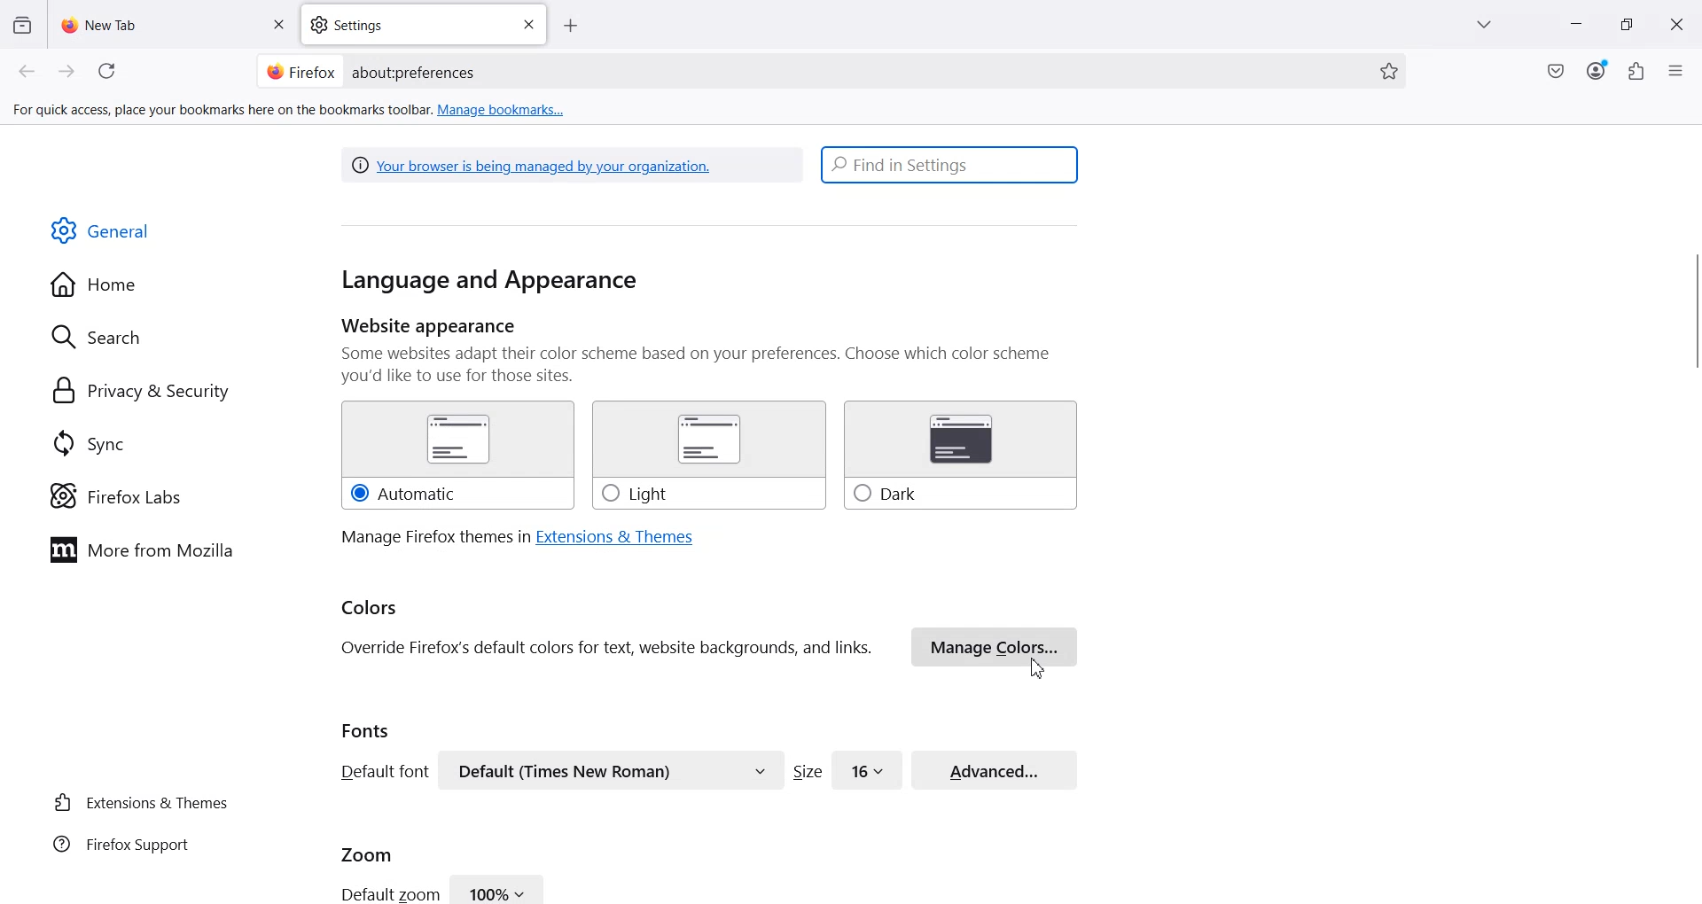  What do you see at coordinates (606, 649) in the screenshot?
I see `Override Firefox's default colors for text, website backgrounds, and links.` at bounding box center [606, 649].